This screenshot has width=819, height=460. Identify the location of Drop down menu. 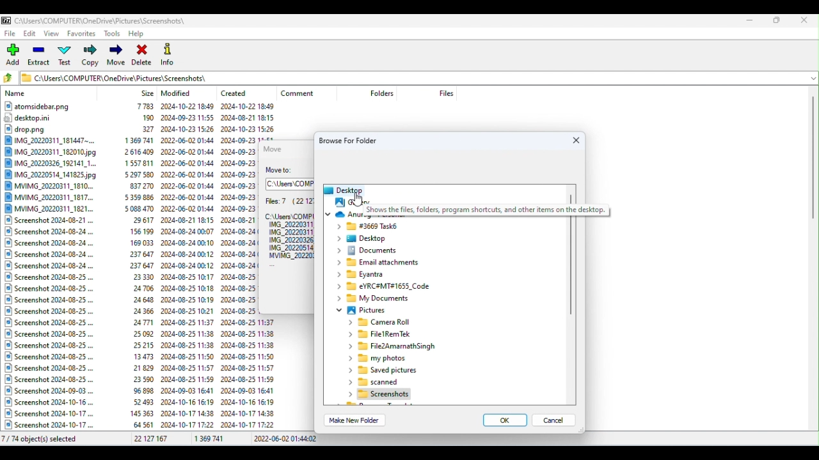
(812, 77).